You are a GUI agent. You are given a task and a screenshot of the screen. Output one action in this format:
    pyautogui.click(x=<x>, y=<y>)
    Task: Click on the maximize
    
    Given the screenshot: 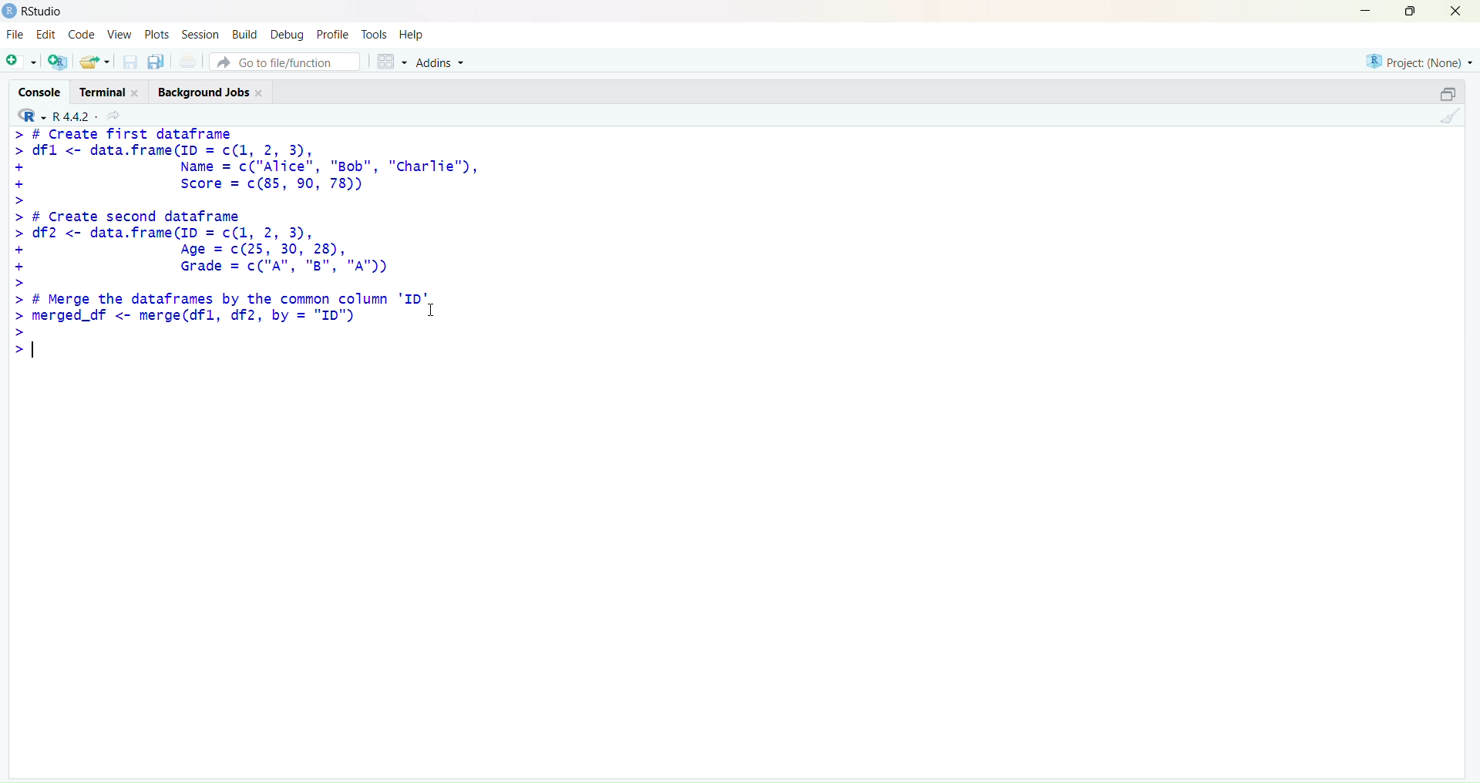 What is the action you would take?
    pyautogui.click(x=1448, y=92)
    